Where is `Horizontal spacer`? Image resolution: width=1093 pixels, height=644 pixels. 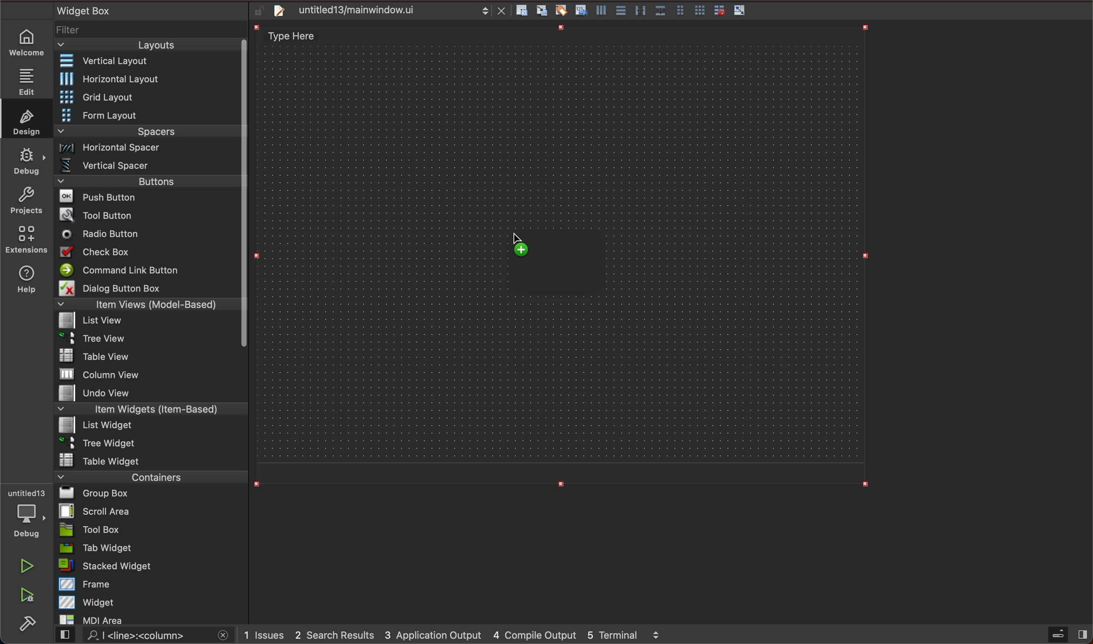
Horizontal spacer is located at coordinates (148, 149).